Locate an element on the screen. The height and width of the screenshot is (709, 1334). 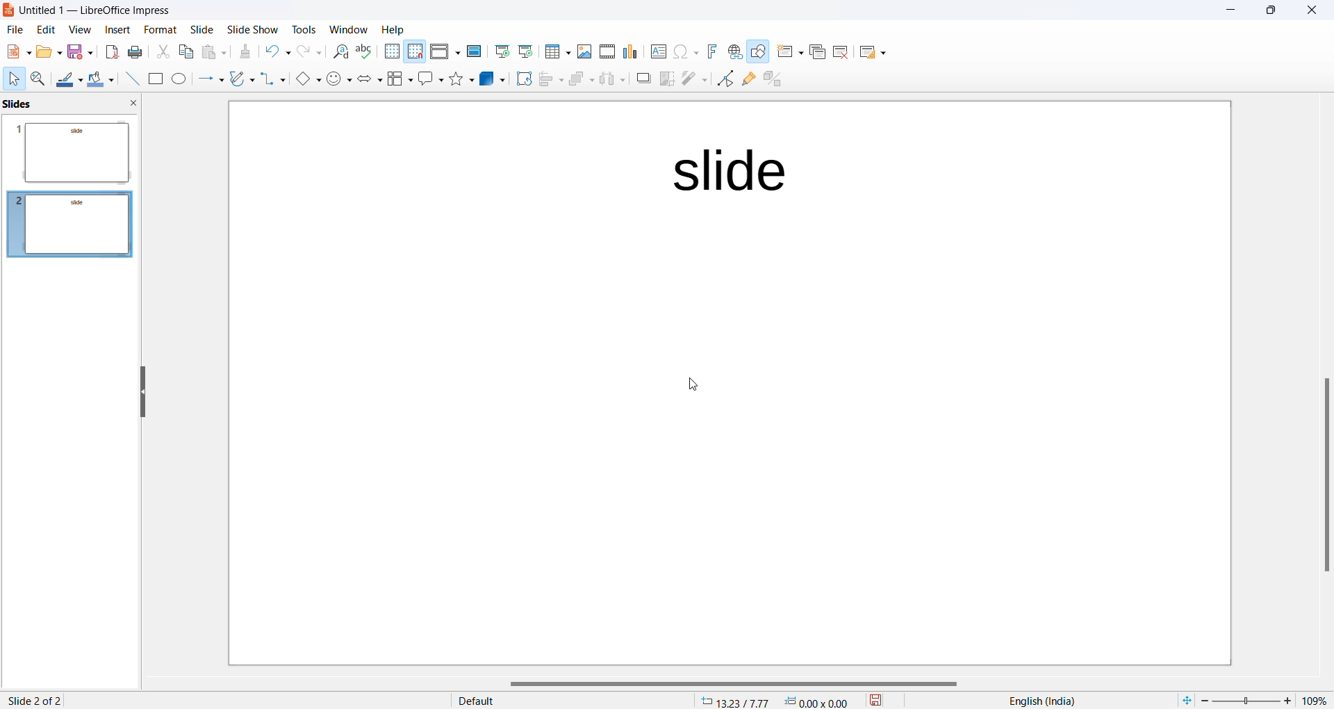
display type is located at coordinates (552, 701).